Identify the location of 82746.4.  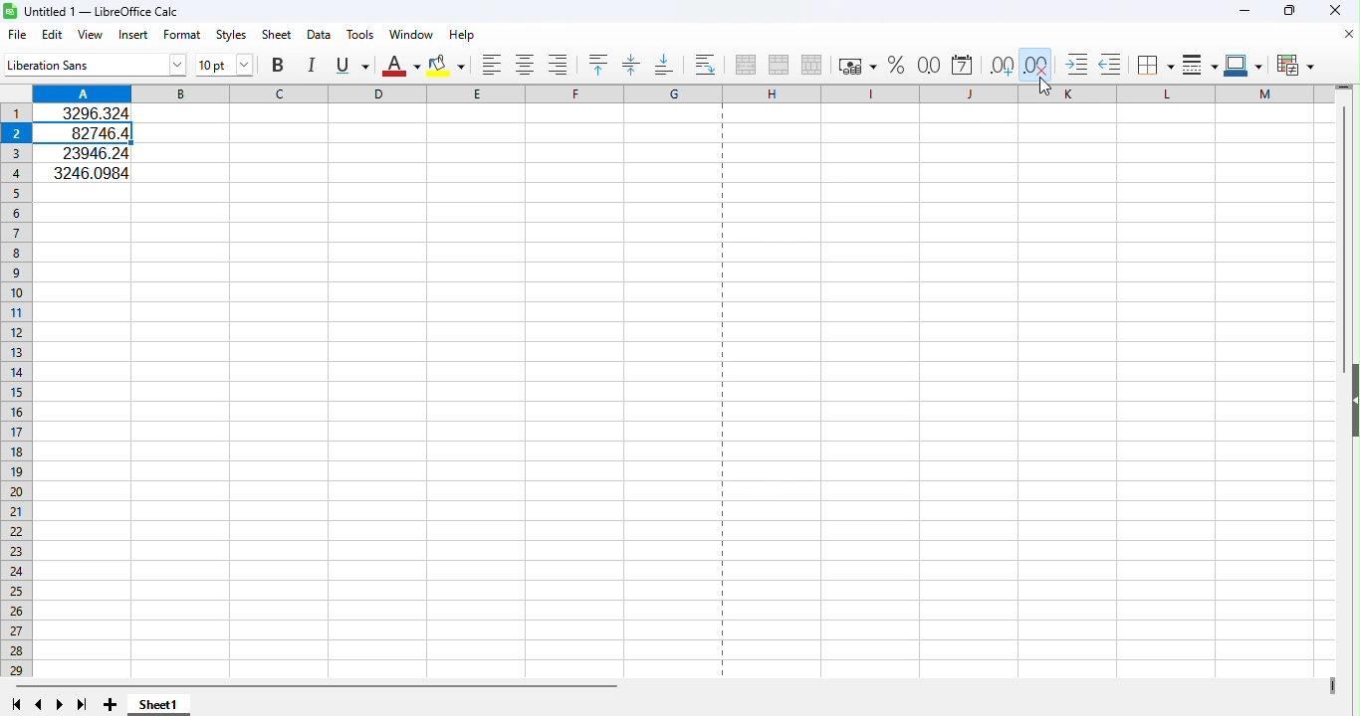
(92, 133).